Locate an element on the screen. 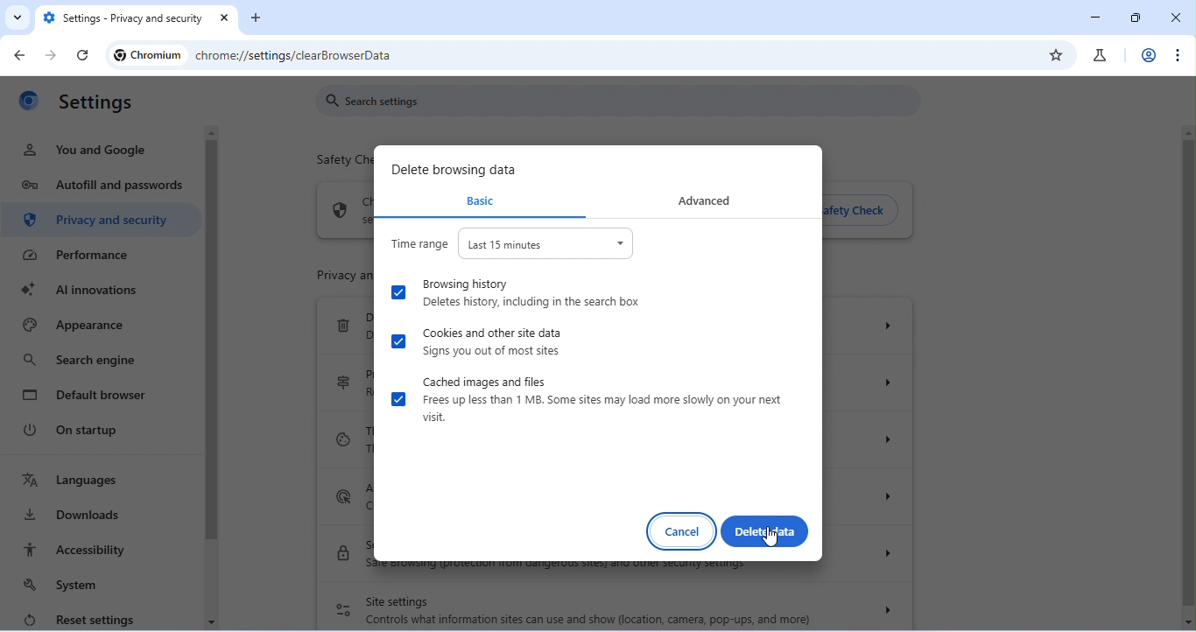  color change in go back is located at coordinates (23, 53).